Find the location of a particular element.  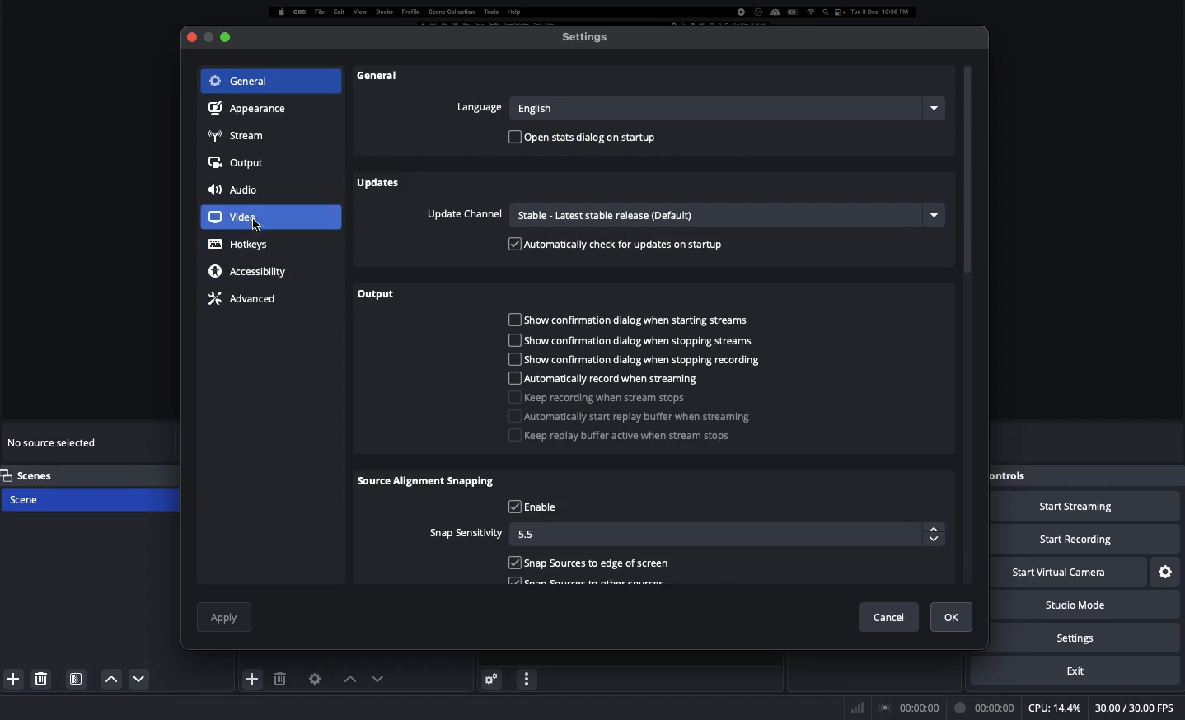

CURSOR is located at coordinates (257, 227).